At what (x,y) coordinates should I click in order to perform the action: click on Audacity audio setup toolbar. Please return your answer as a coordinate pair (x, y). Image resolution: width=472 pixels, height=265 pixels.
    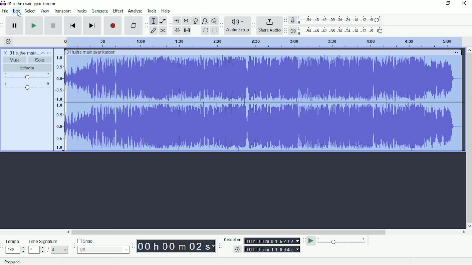
    Looking at the image, I should click on (221, 25).